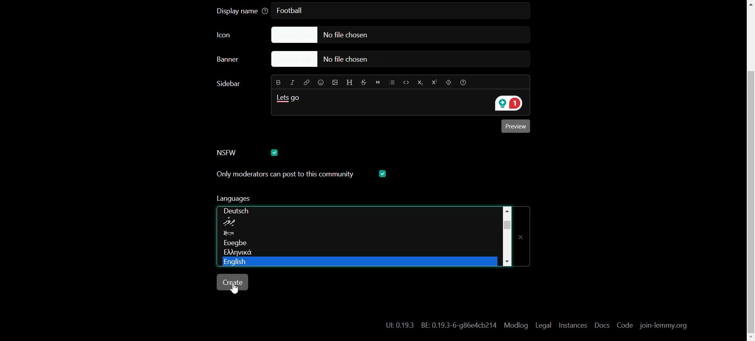 This screenshot has width=755, height=341. What do you see at coordinates (506, 104) in the screenshot?
I see `grammarly` at bounding box center [506, 104].